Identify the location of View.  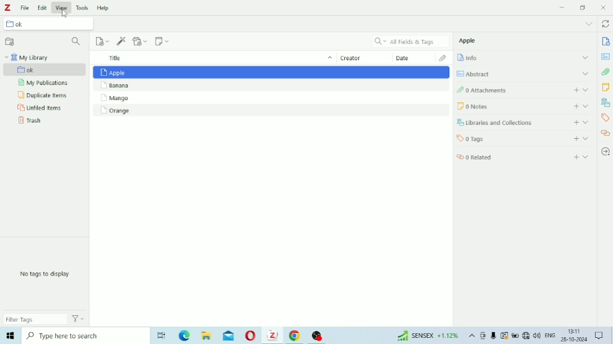
(62, 7).